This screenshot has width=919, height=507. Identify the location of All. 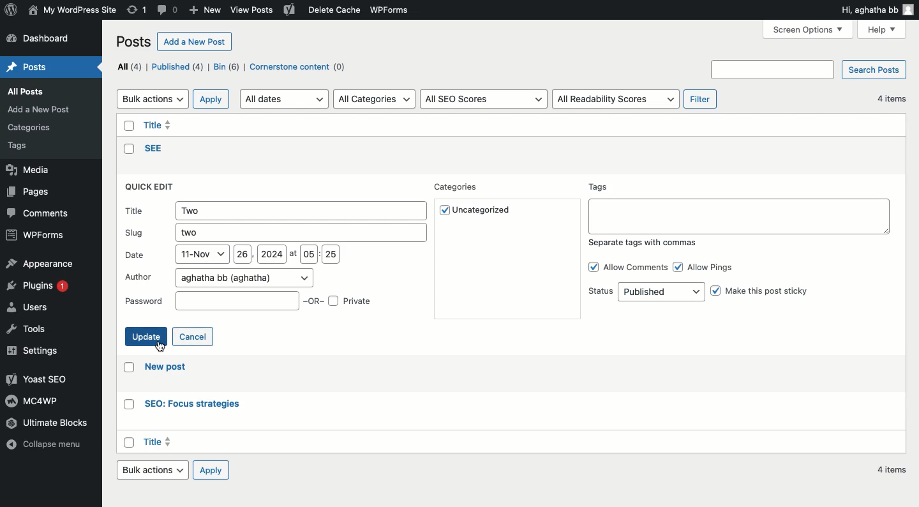
(129, 66).